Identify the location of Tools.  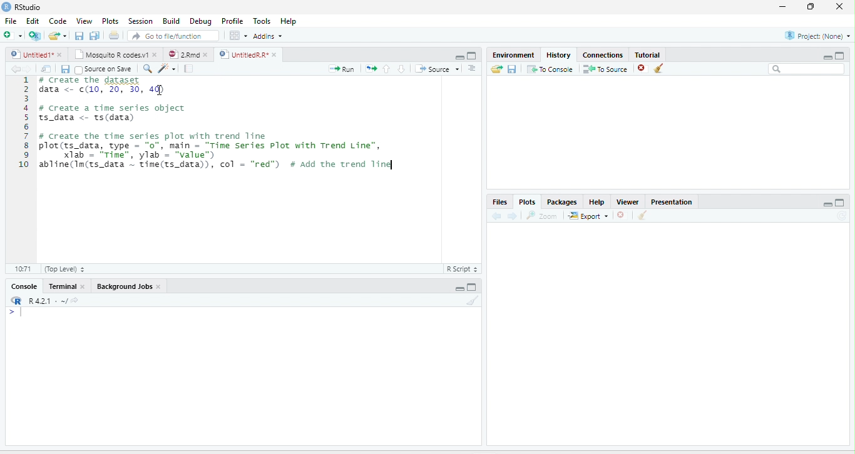
(261, 21).